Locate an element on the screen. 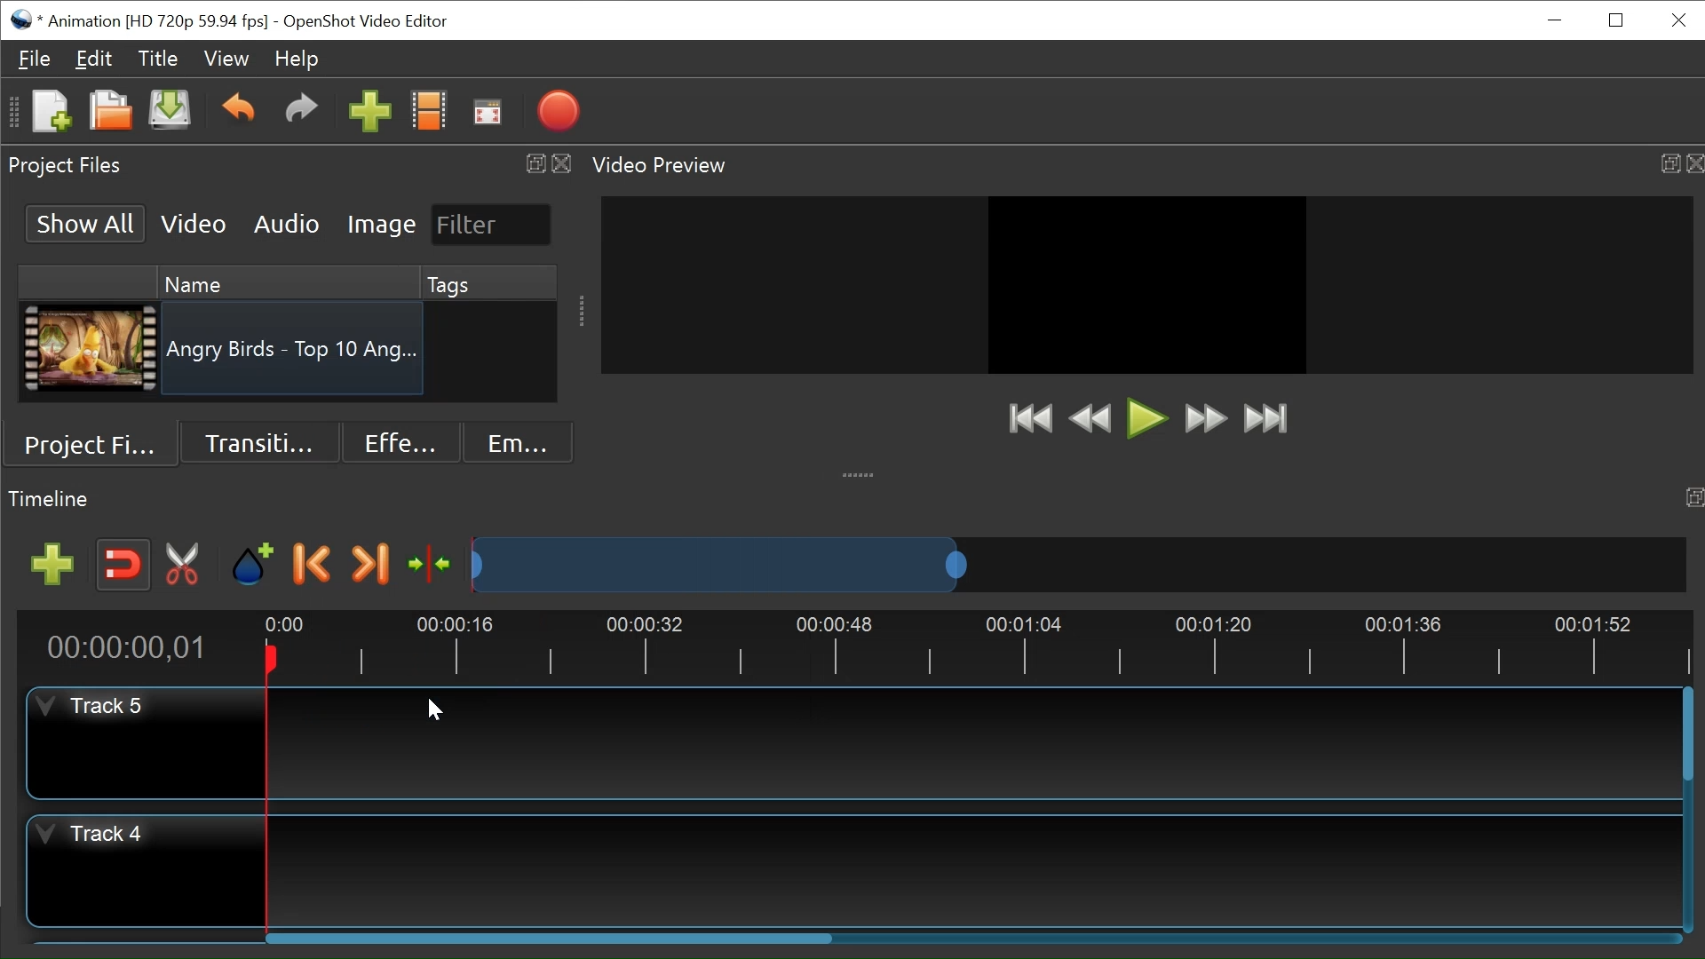 The image size is (1705, 959). Zoom Slider is located at coordinates (1079, 564).